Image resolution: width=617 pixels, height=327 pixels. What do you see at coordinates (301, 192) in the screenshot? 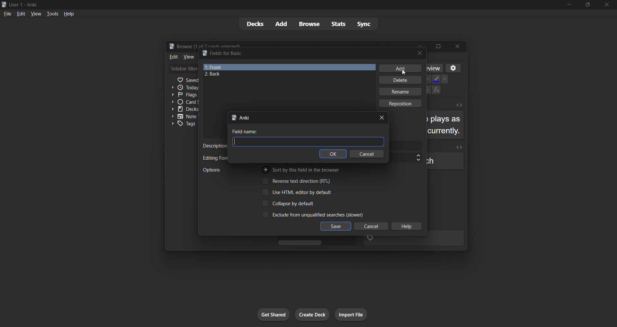
I see `Use HTML editor by default` at bounding box center [301, 192].